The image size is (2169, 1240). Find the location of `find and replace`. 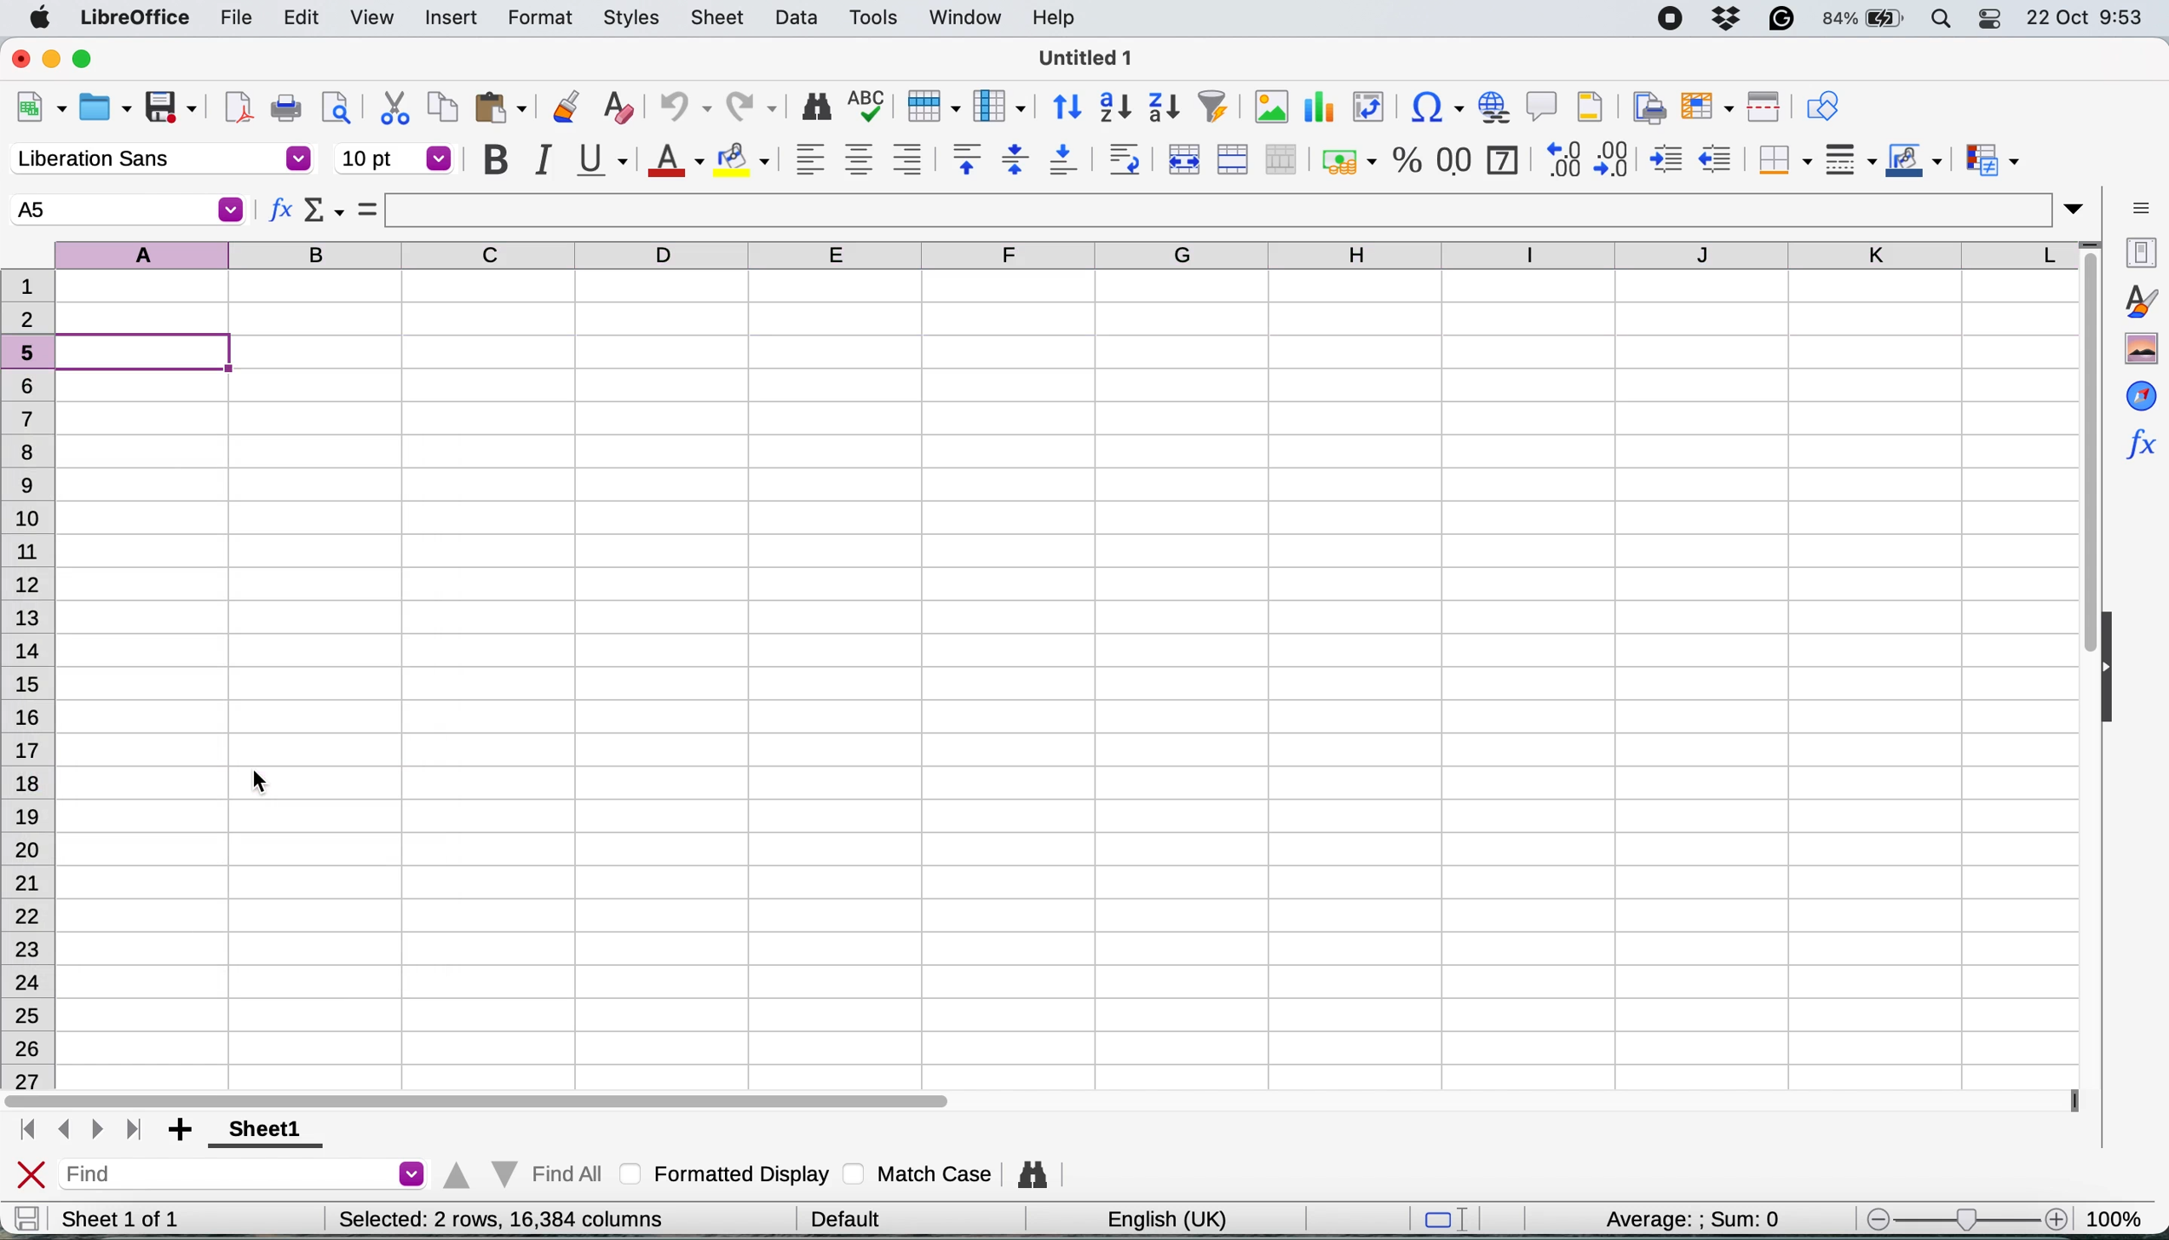

find and replace is located at coordinates (818, 106).